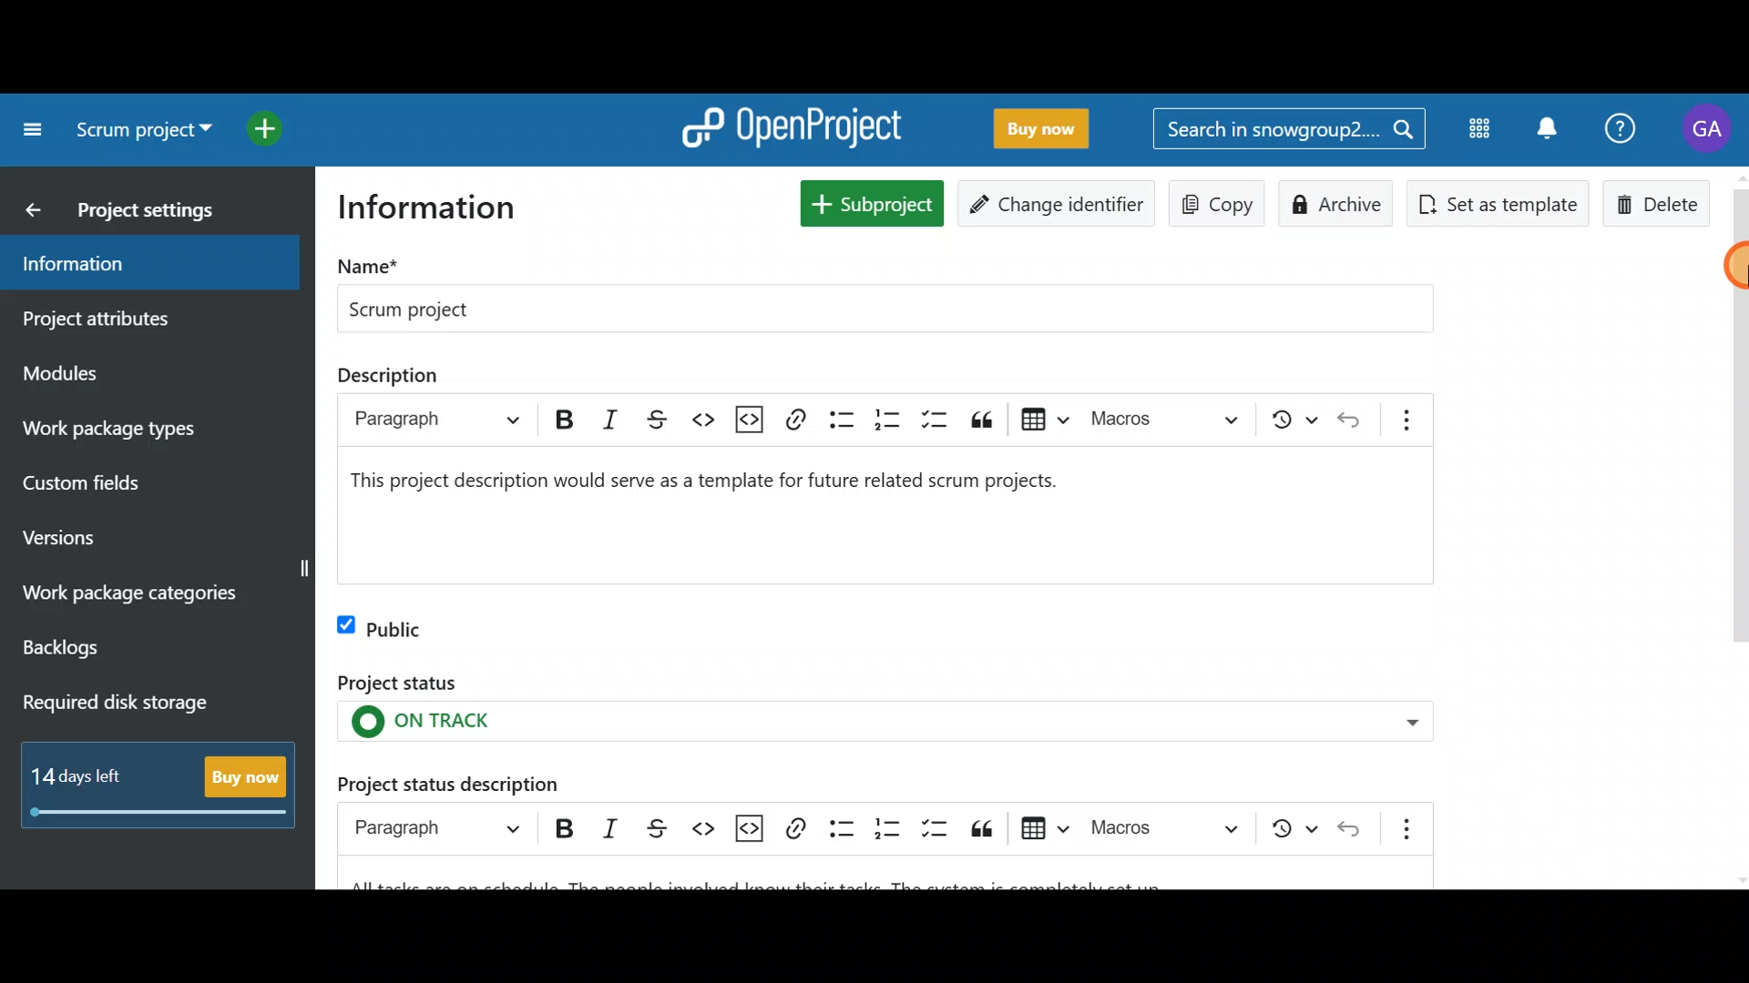 This screenshot has height=983, width=1749. Describe the element at coordinates (28, 129) in the screenshot. I see `Collapse project menu` at that location.